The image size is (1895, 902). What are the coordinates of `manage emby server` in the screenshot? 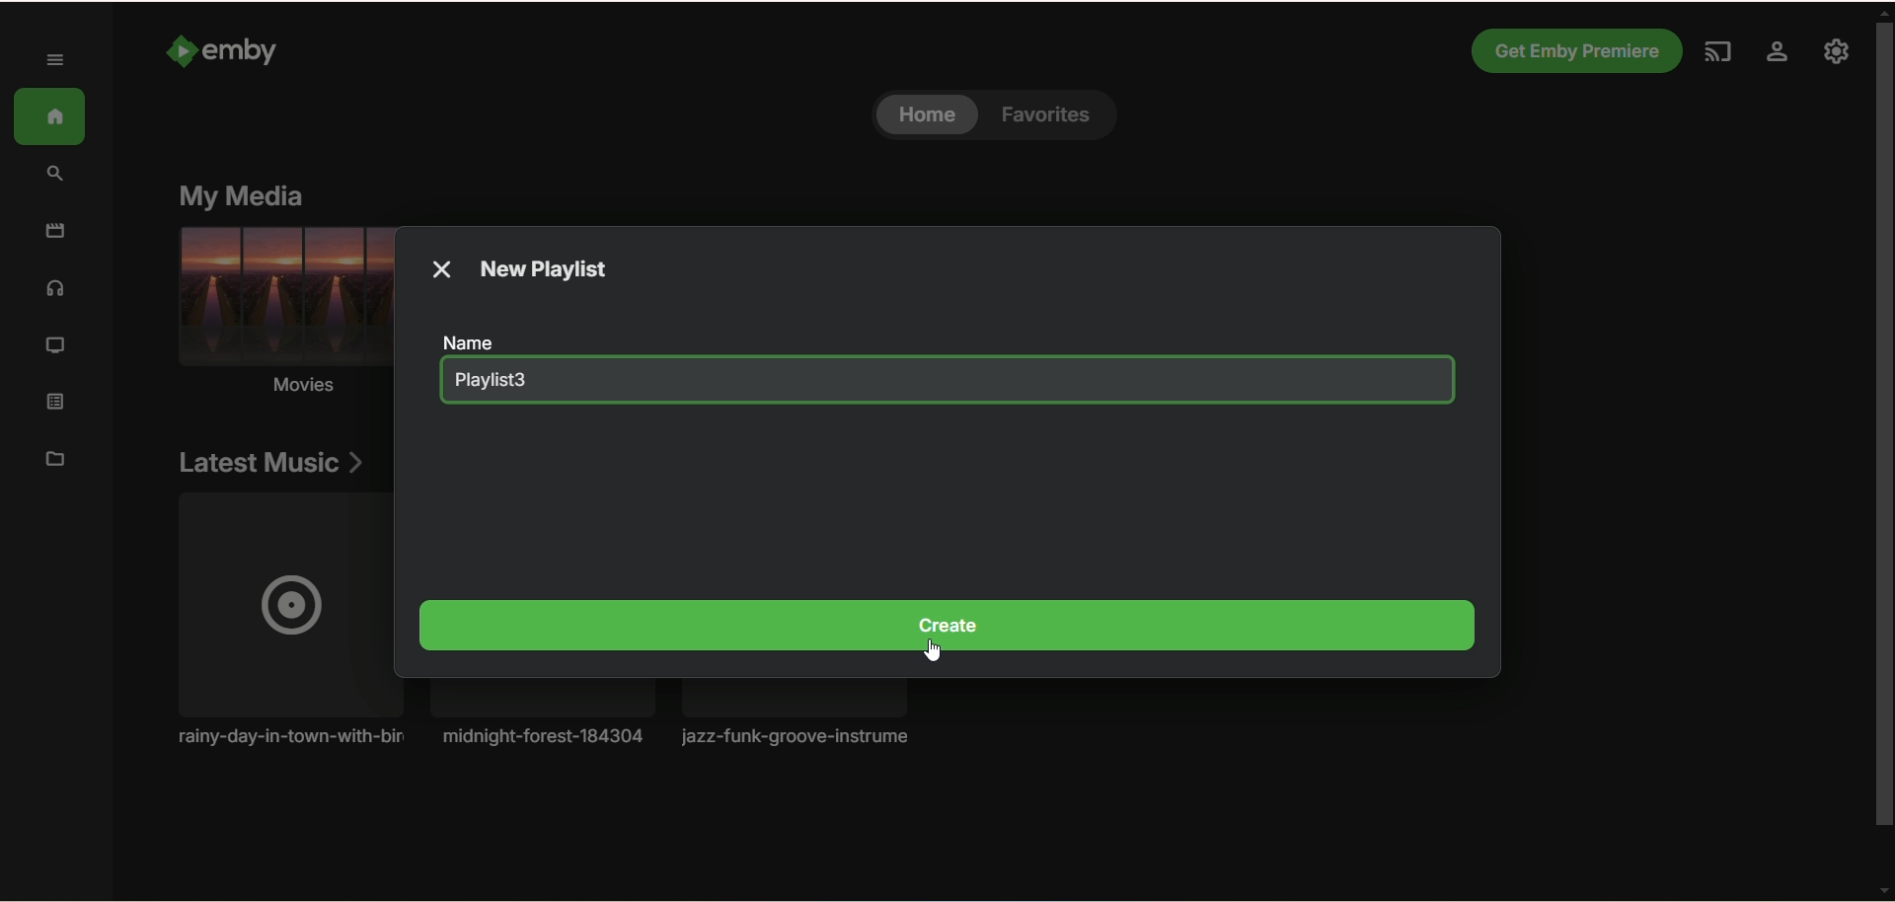 It's located at (1838, 53).